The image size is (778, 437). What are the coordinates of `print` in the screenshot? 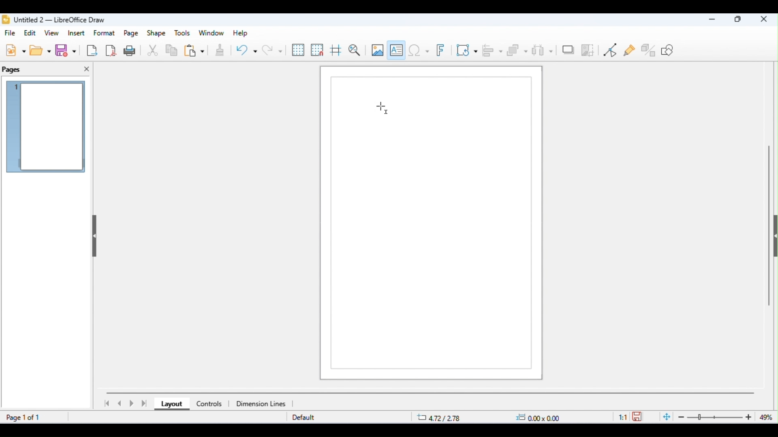 It's located at (131, 50).